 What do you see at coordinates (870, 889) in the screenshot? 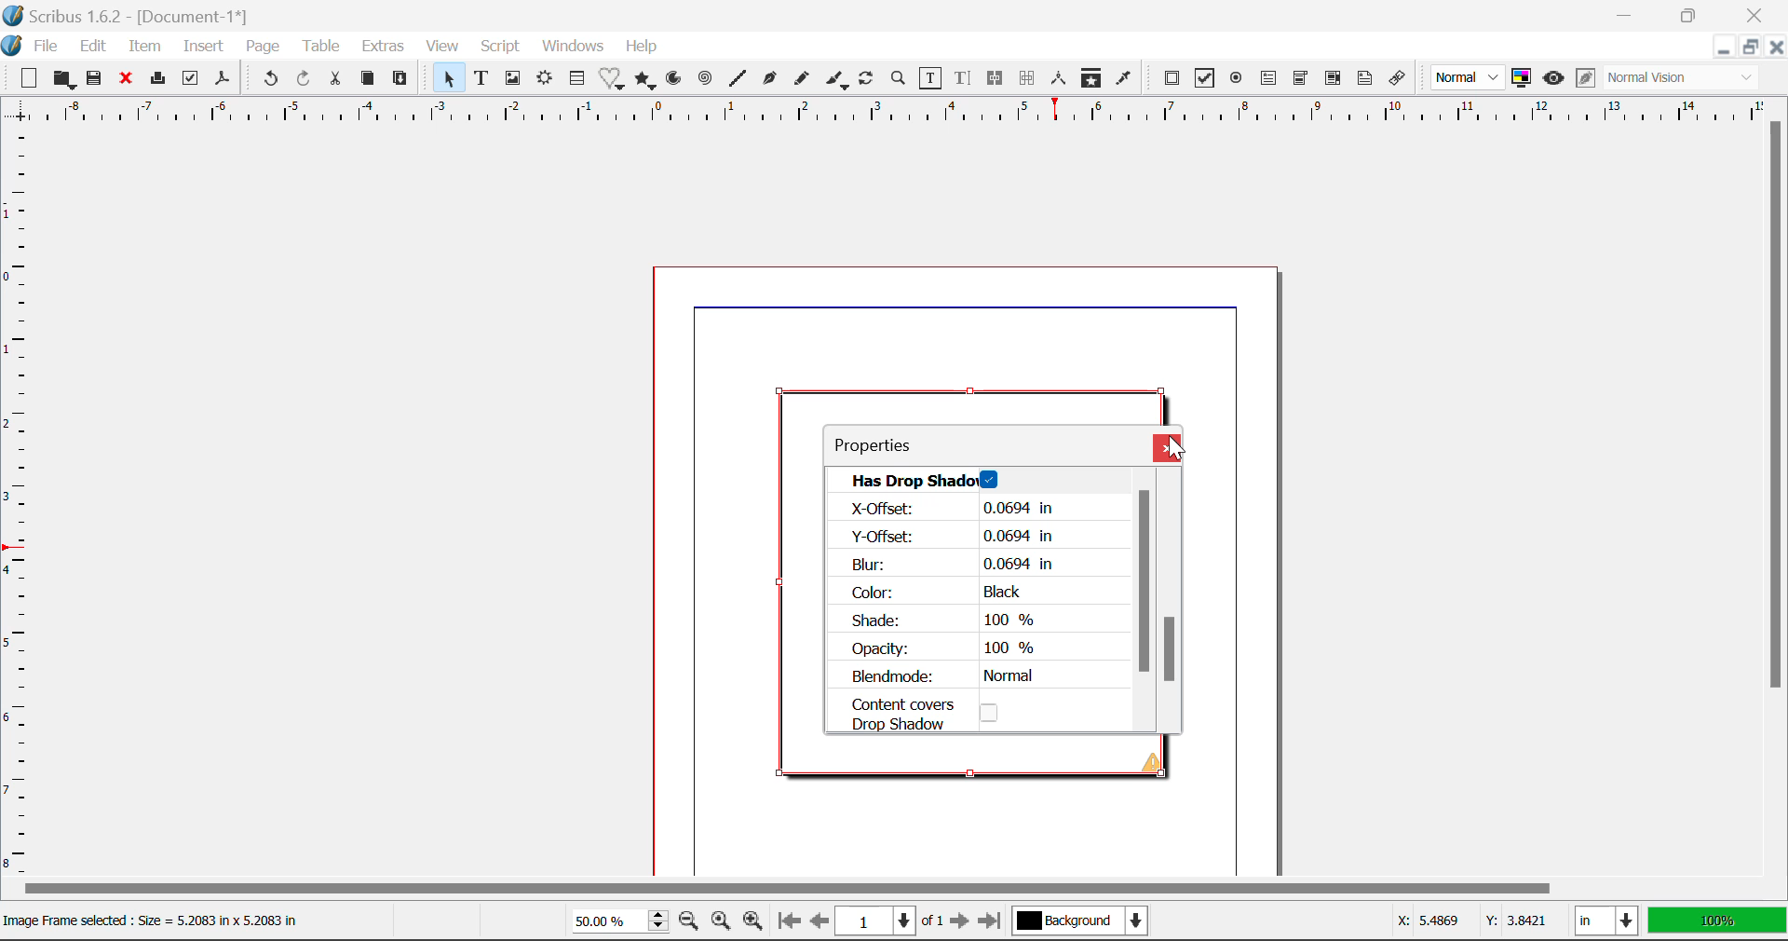
I see `Horizontal Scroll Bar` at bounding box center [870, 889].